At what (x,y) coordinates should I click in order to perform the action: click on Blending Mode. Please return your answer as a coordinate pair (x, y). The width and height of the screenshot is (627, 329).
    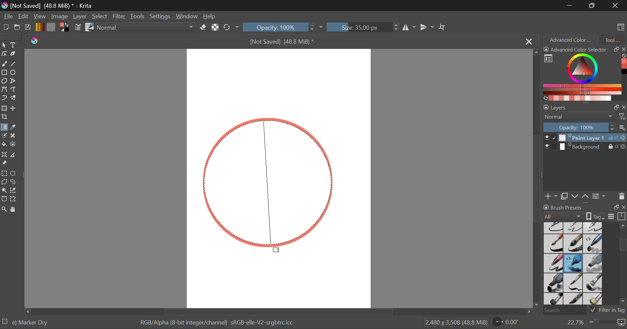
    Looking at the image, I should click on (148, 28).